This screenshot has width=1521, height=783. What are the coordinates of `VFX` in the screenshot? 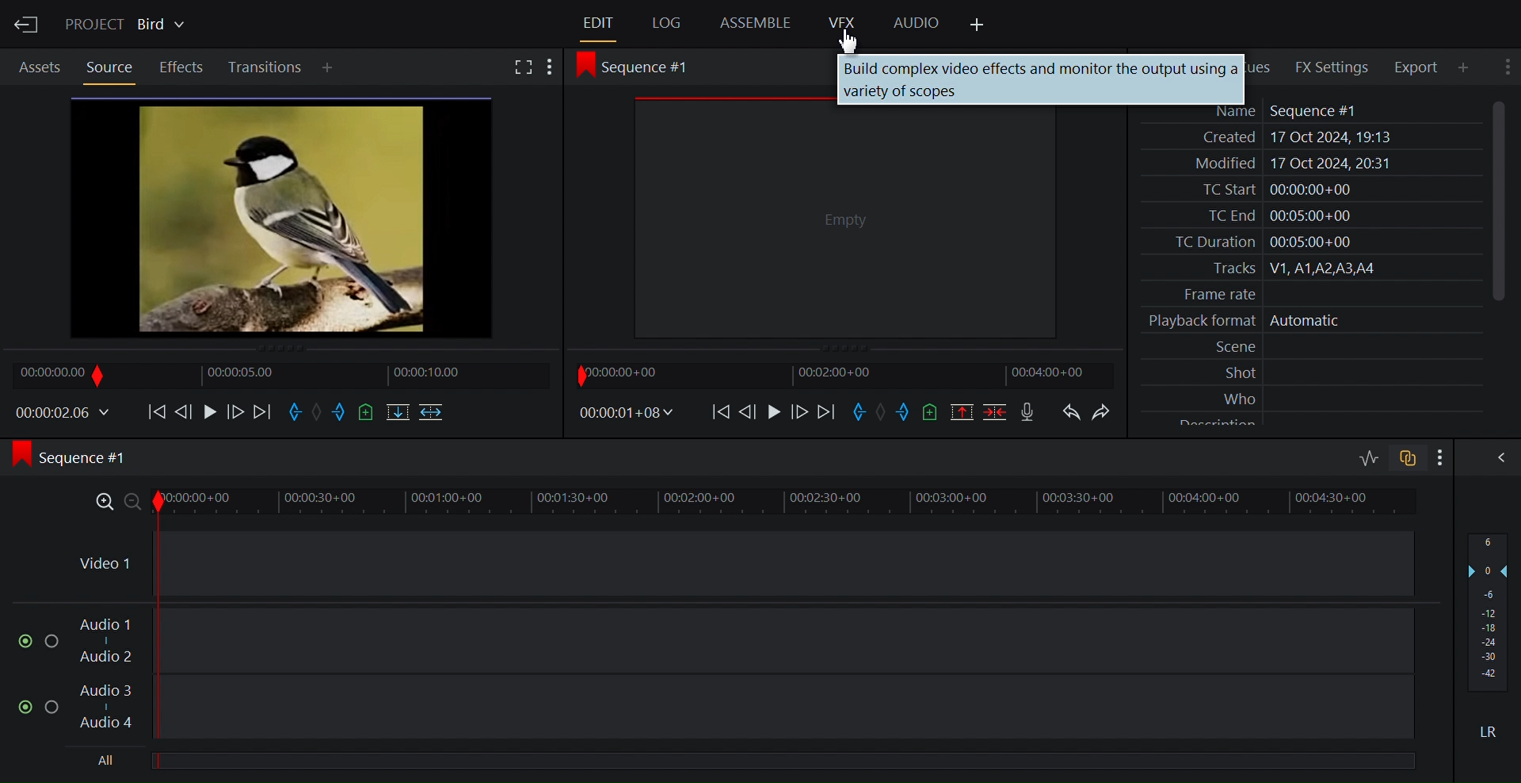 It's located at (844, 22).